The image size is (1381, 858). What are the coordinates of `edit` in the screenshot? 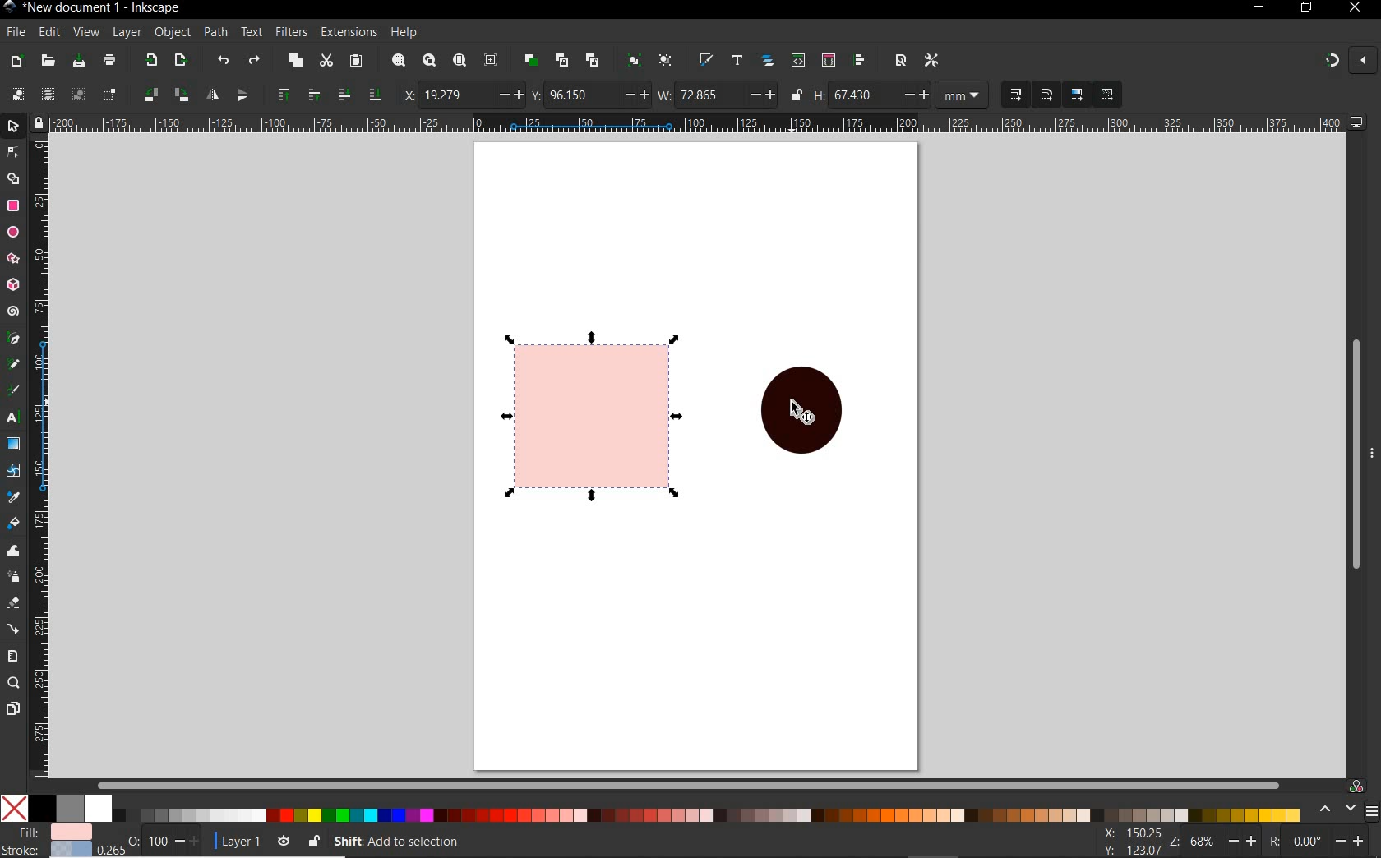 It's located at (49, 33).